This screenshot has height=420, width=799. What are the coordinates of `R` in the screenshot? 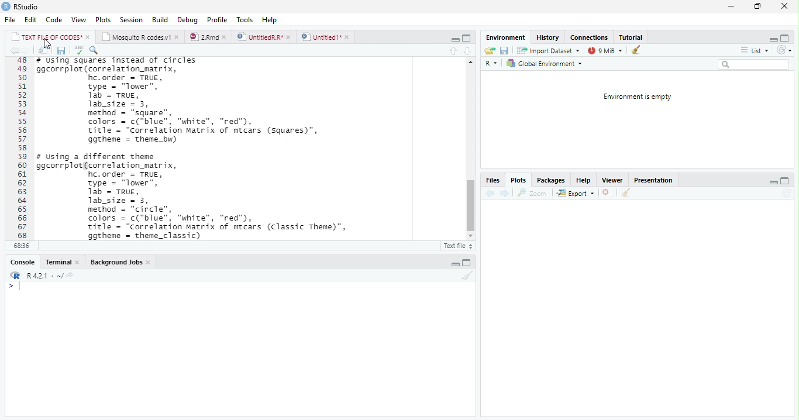 It's located at (490, 63).